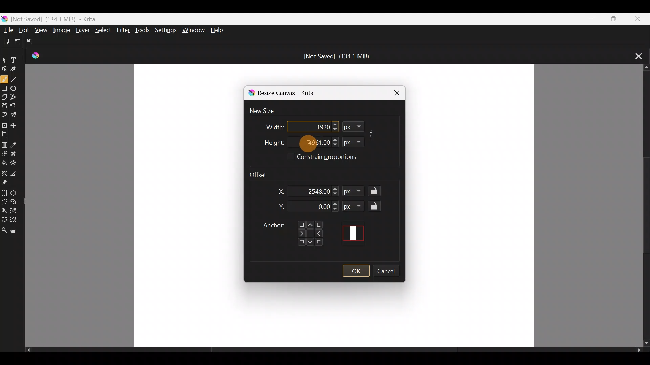 The image size is (650, 365). I want to click on 4561.00, so click(309, 141).